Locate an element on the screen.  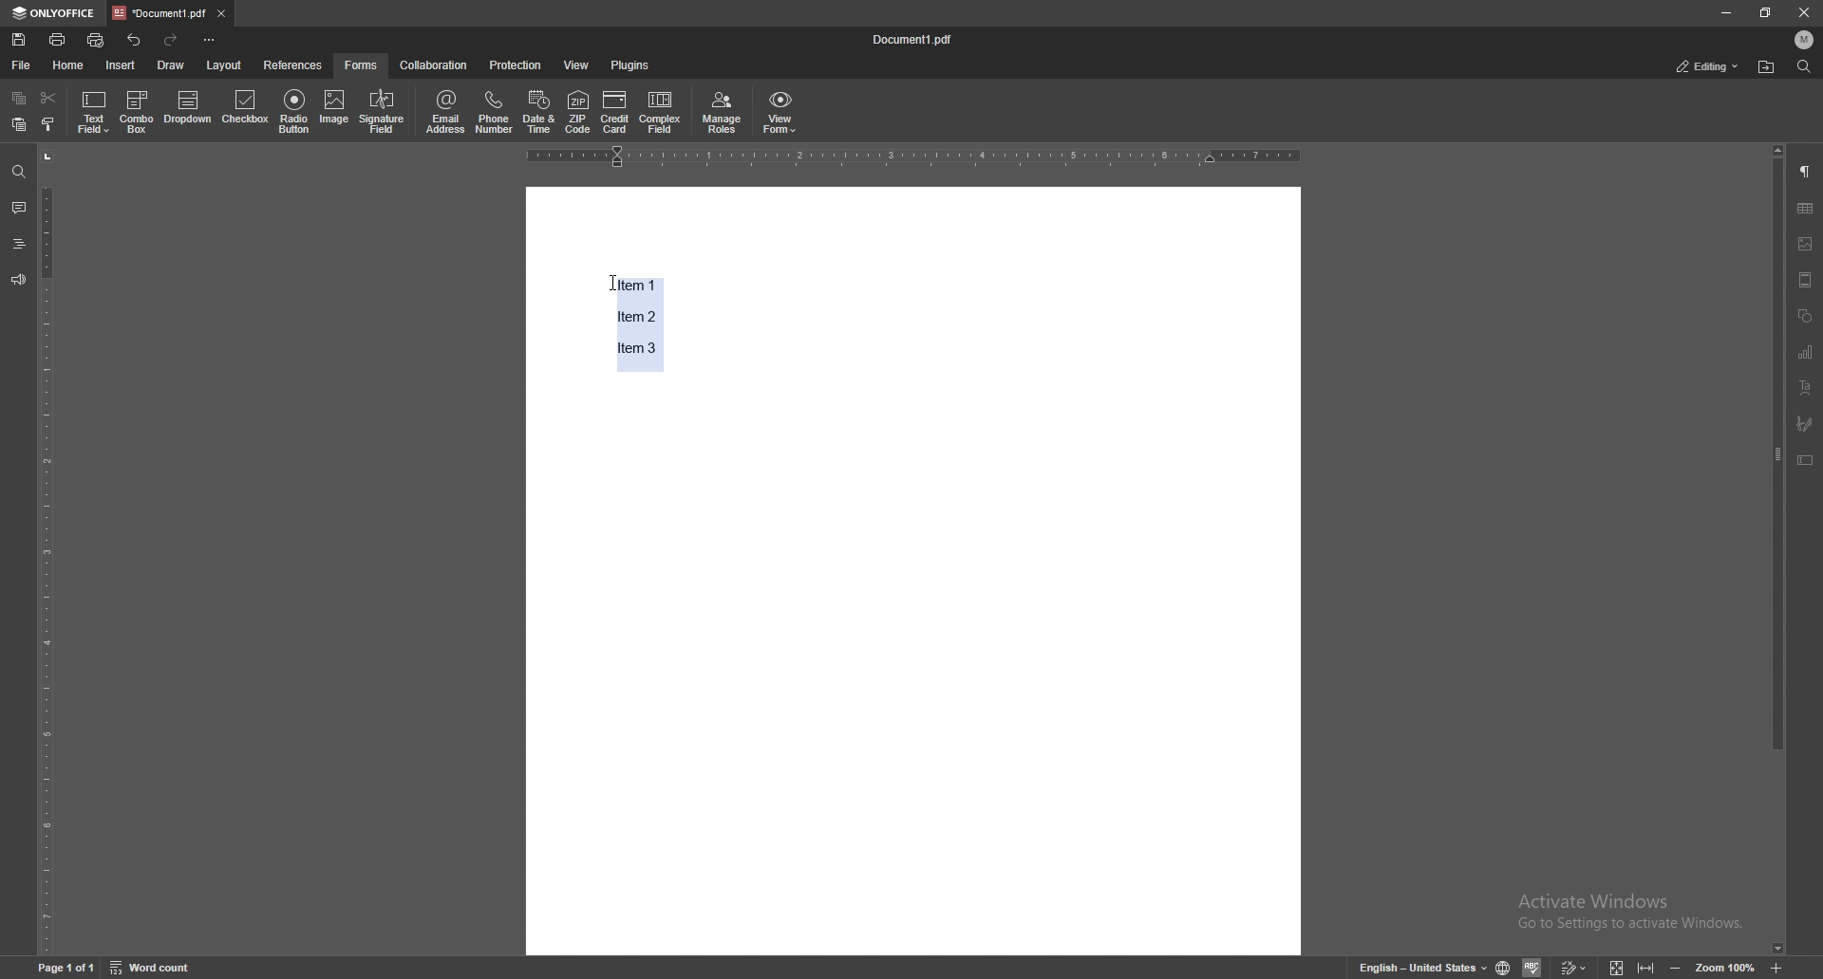
find is located at coordinates (1804, 66).